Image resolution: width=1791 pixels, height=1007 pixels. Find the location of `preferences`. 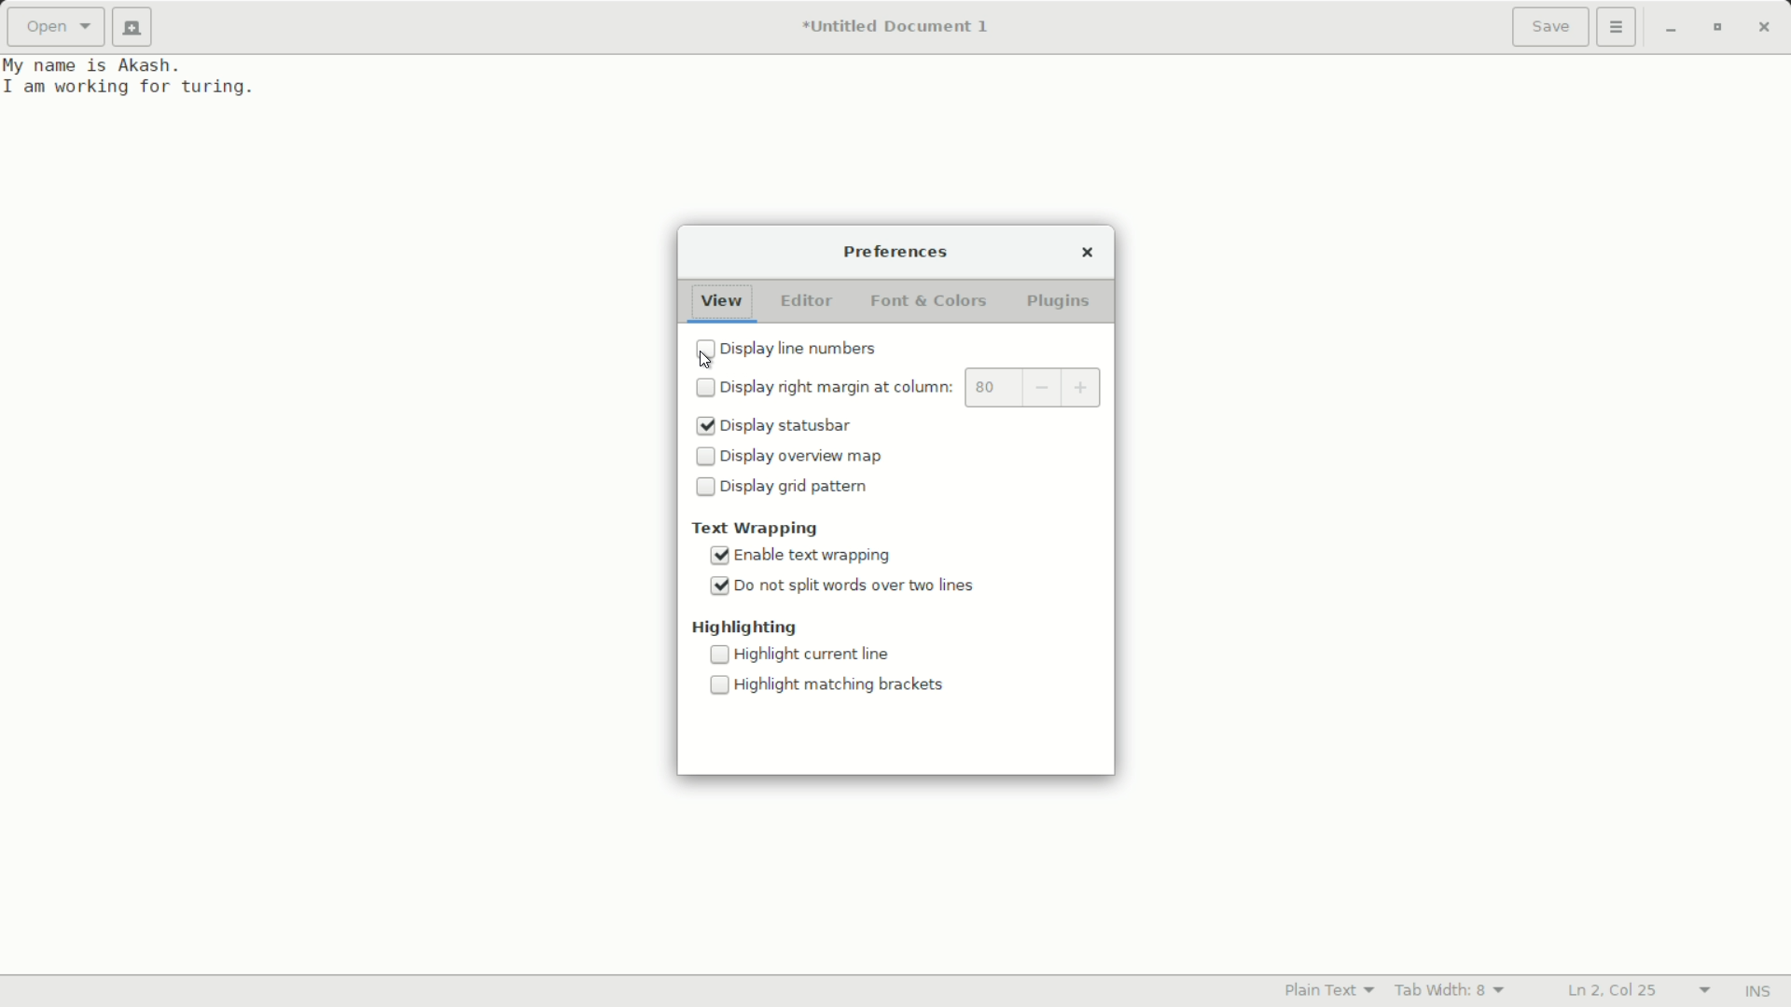

preferences is located at coordinates (898, 254).